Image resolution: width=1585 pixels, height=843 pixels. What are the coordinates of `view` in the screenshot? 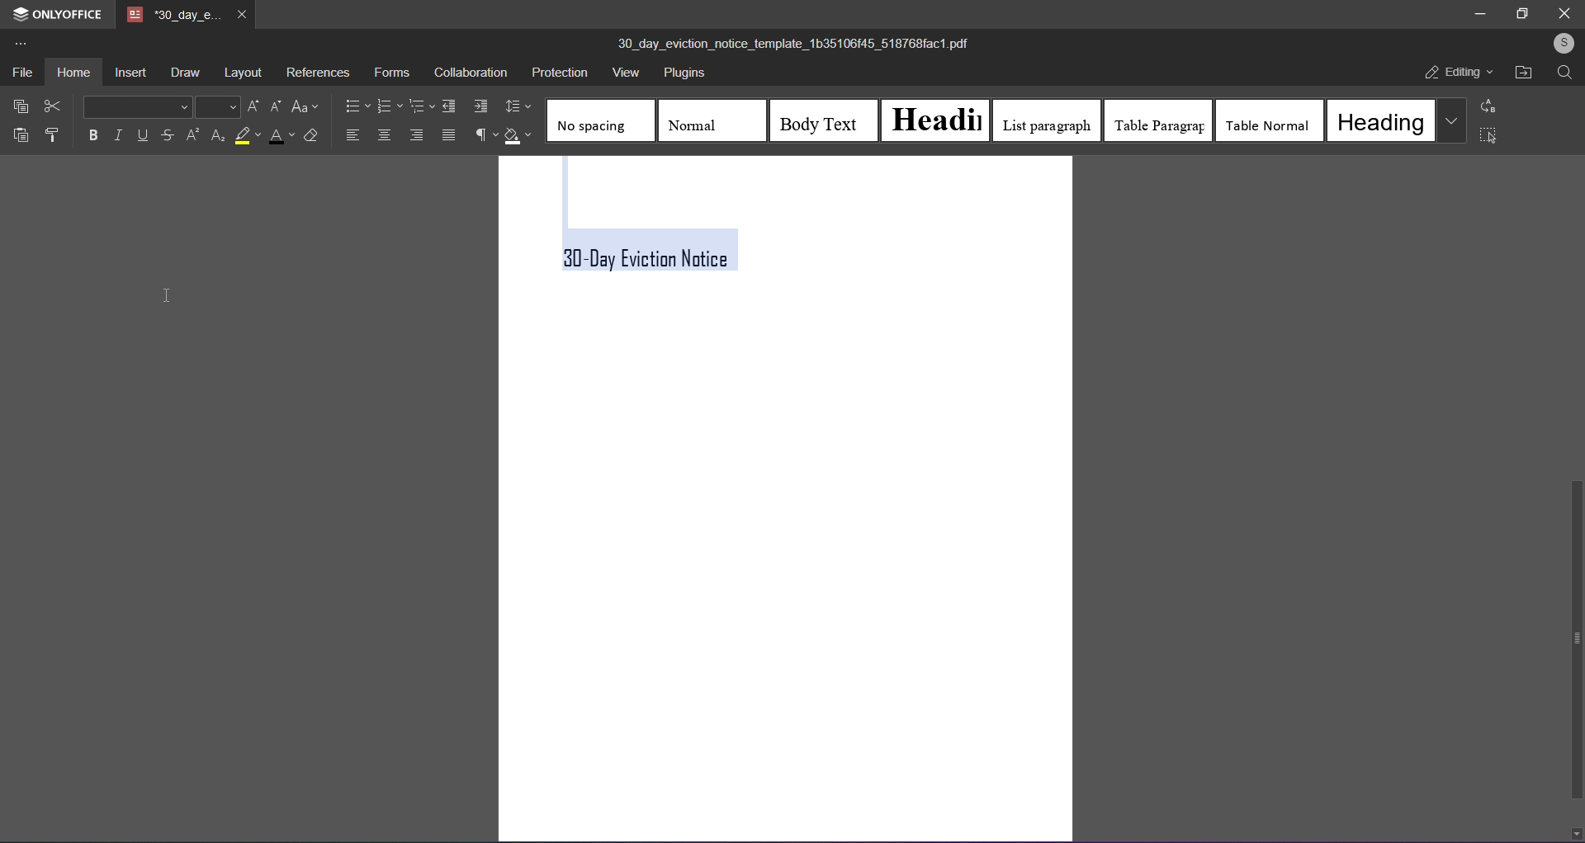 It's located at (624, 74).